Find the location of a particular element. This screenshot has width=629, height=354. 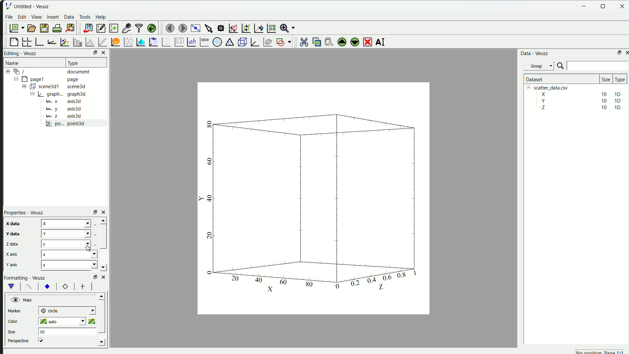

close is located at coordinates (621, 6).